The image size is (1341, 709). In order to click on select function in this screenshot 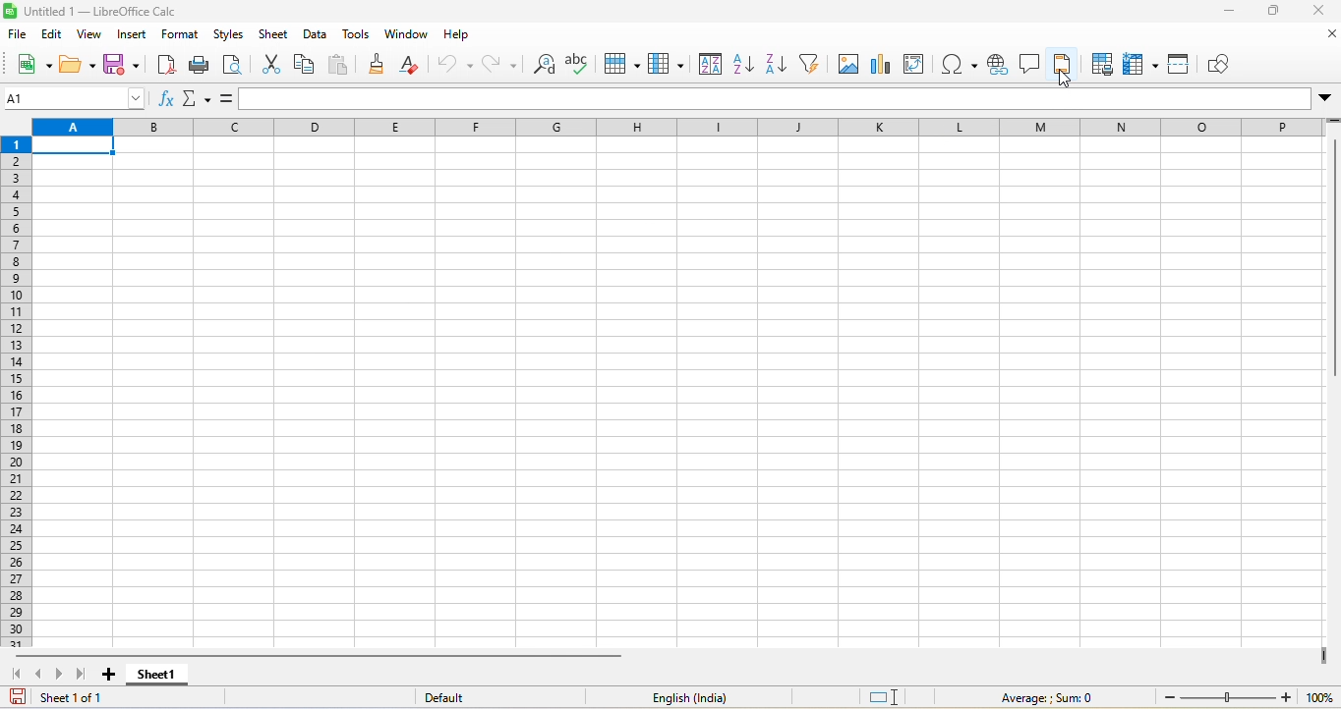, I will do `click(200, 99)`.